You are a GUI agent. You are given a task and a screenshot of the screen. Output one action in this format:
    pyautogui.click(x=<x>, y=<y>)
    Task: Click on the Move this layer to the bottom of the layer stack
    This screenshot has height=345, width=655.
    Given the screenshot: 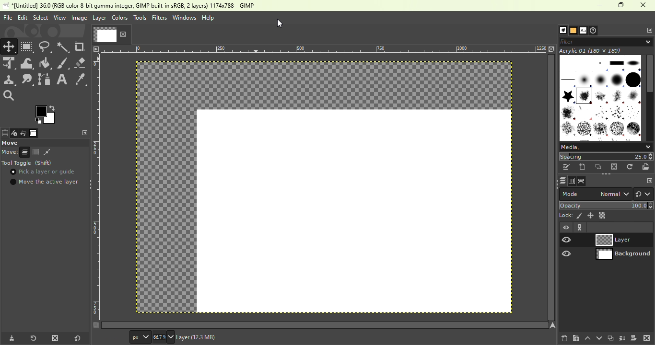 What is the action you would take?
    pyautogui.click(x=598, y=338)
    